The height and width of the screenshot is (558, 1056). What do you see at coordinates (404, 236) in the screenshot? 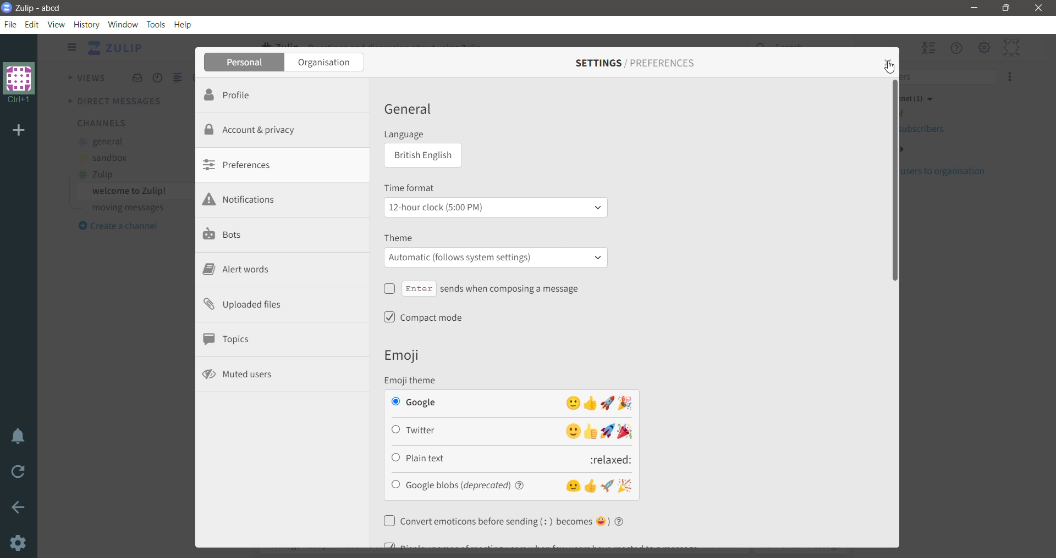
I see `Theme` at bounding box center [404, 236].